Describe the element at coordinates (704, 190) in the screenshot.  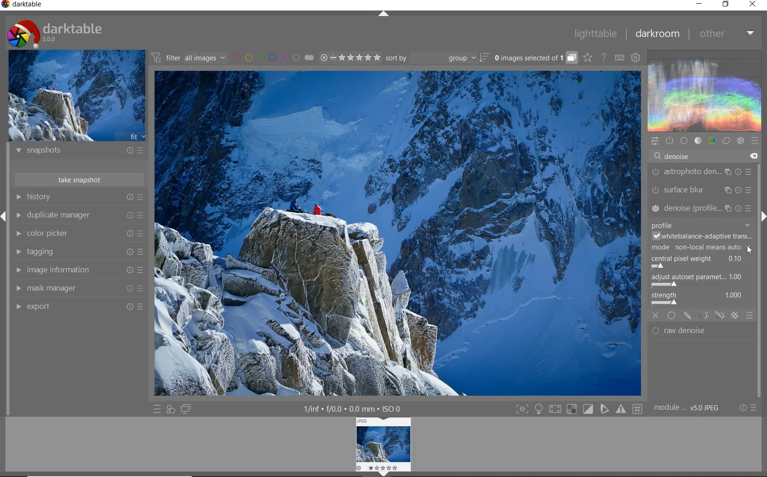
I see `surface blur` at that location.